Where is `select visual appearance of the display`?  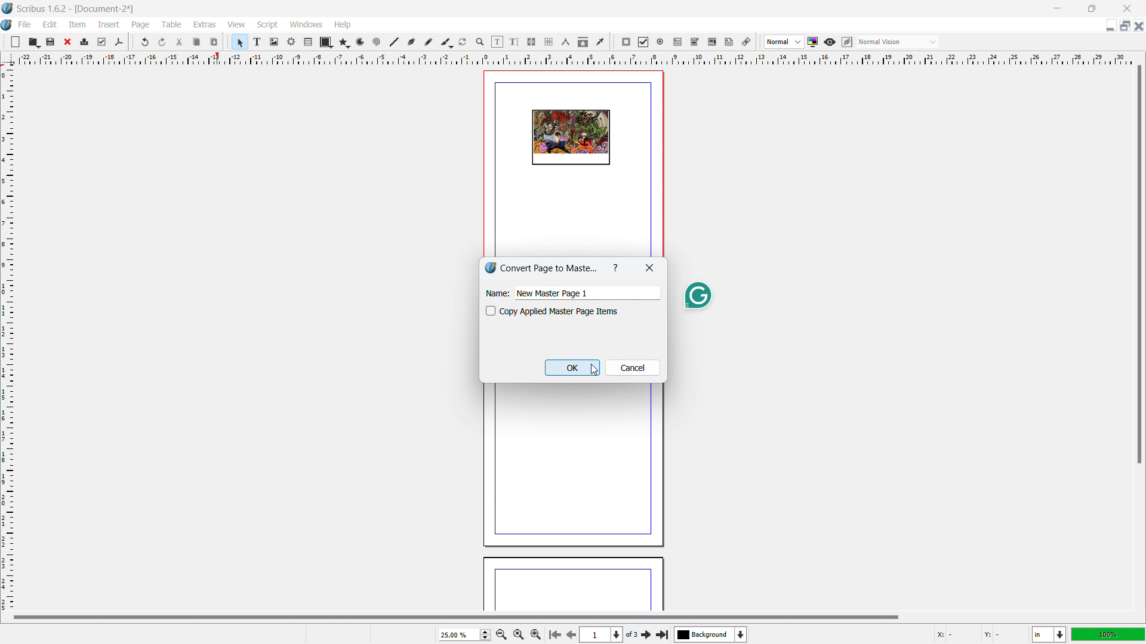
select visual appearance of the display is located at coordinates (898, 42).